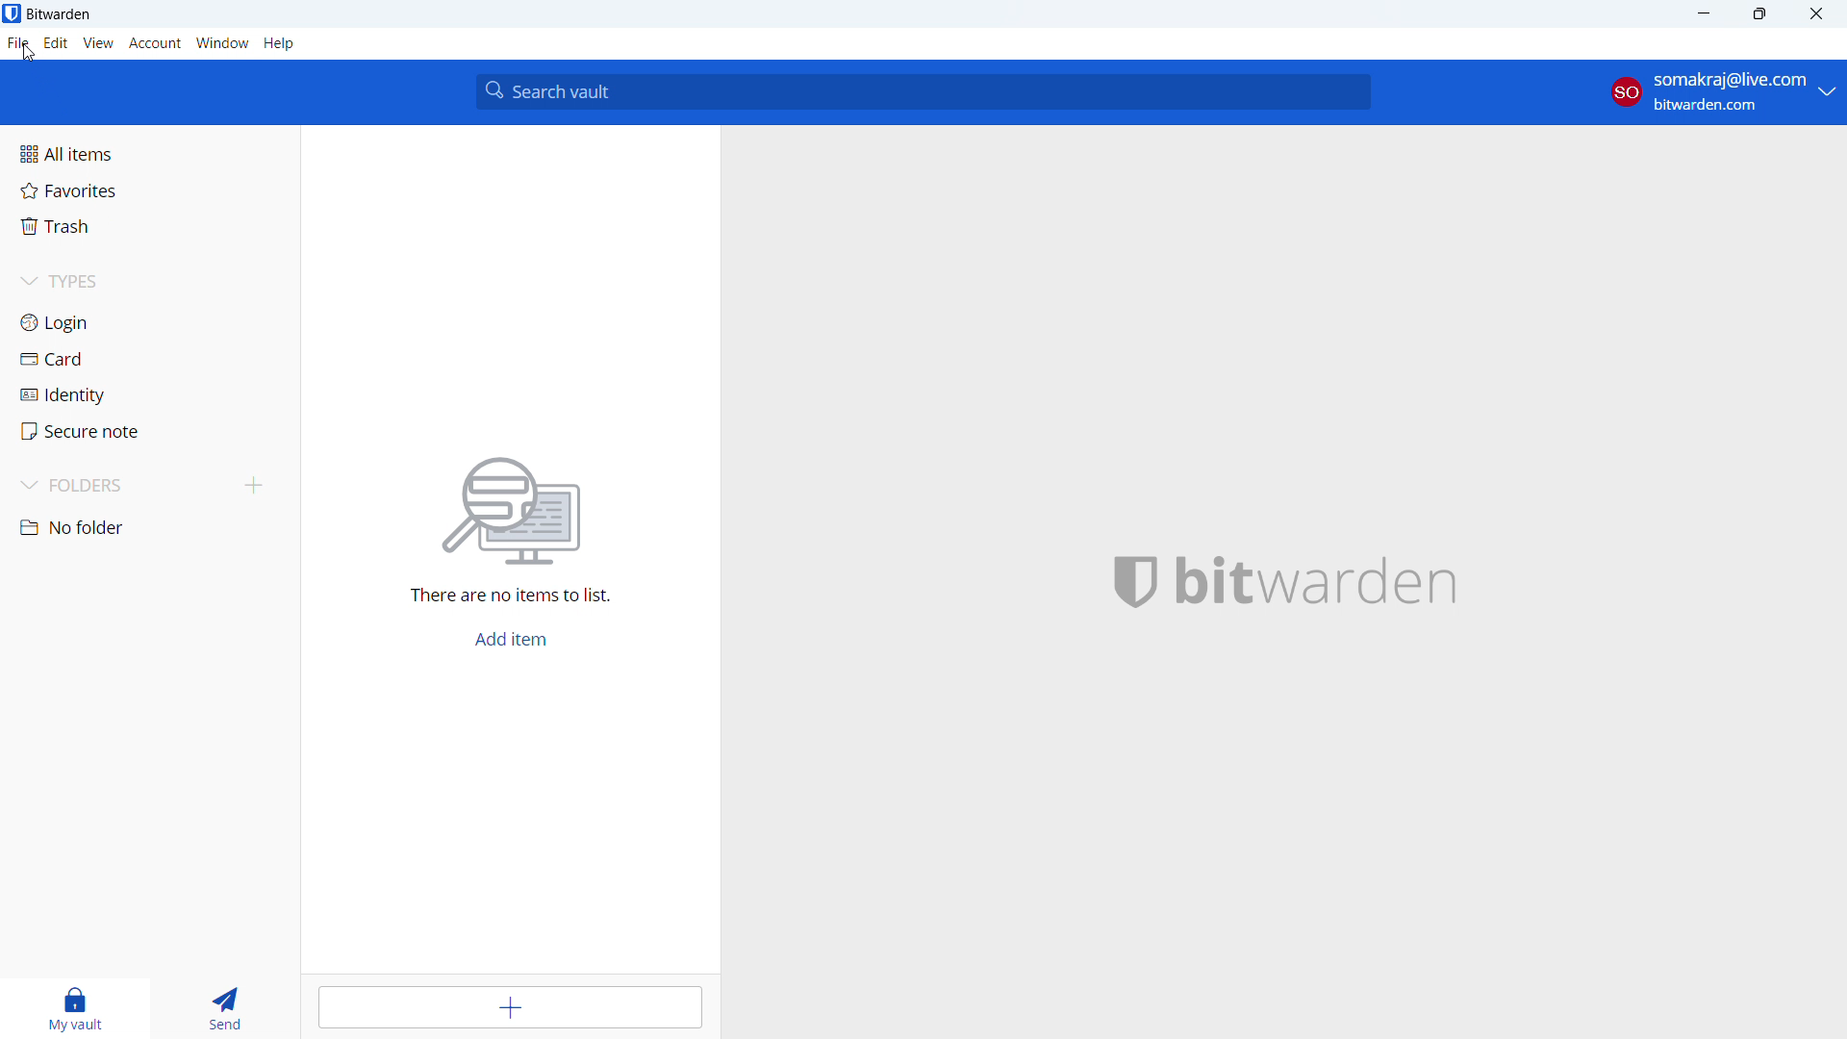 Image resolution: width=1847 pixels, height=1039 pixels. I want to click on bitwarden logo, so click(1127, 580).